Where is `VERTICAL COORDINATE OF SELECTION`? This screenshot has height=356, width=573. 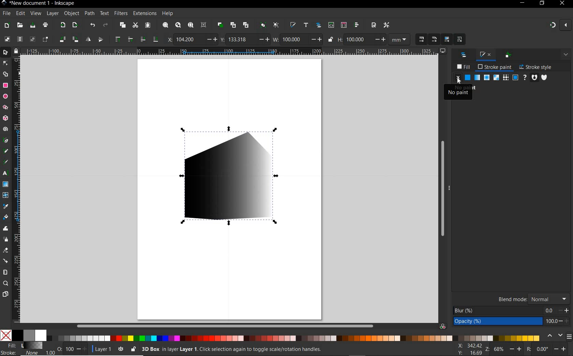 VERTICAL COORDINATE OF SELECTION is located at coordinates (223, 39).